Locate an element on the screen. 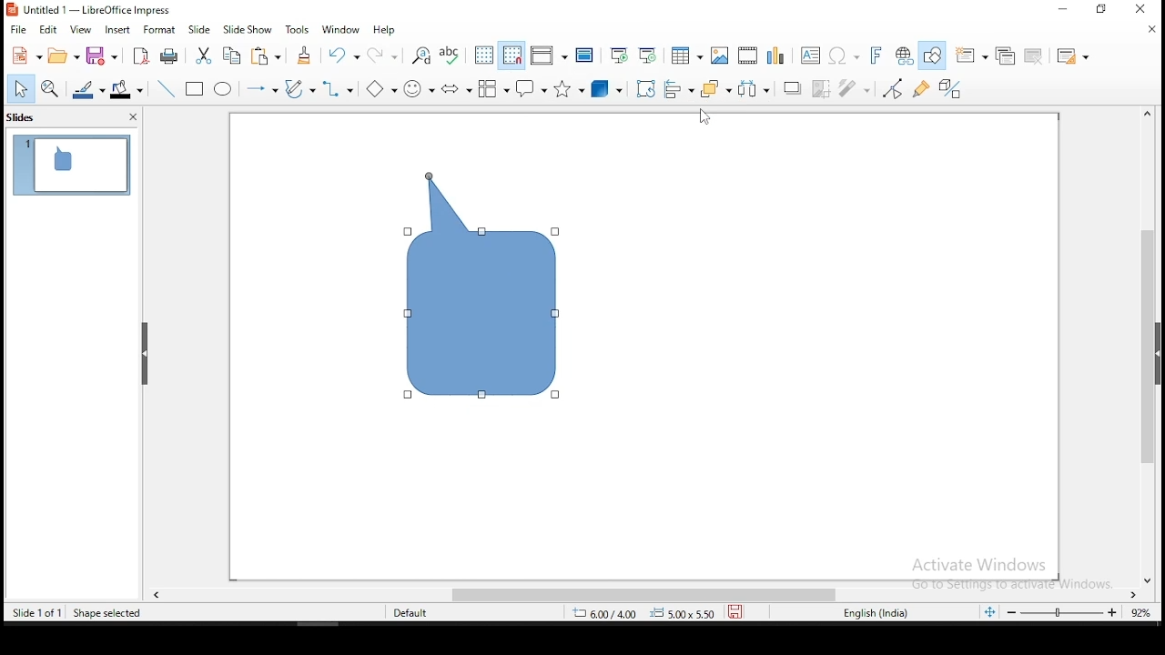 Image resolution: width=1165 pixels, height=655 pixels. 8.80/6.27 is located at coordinates (609, 614).